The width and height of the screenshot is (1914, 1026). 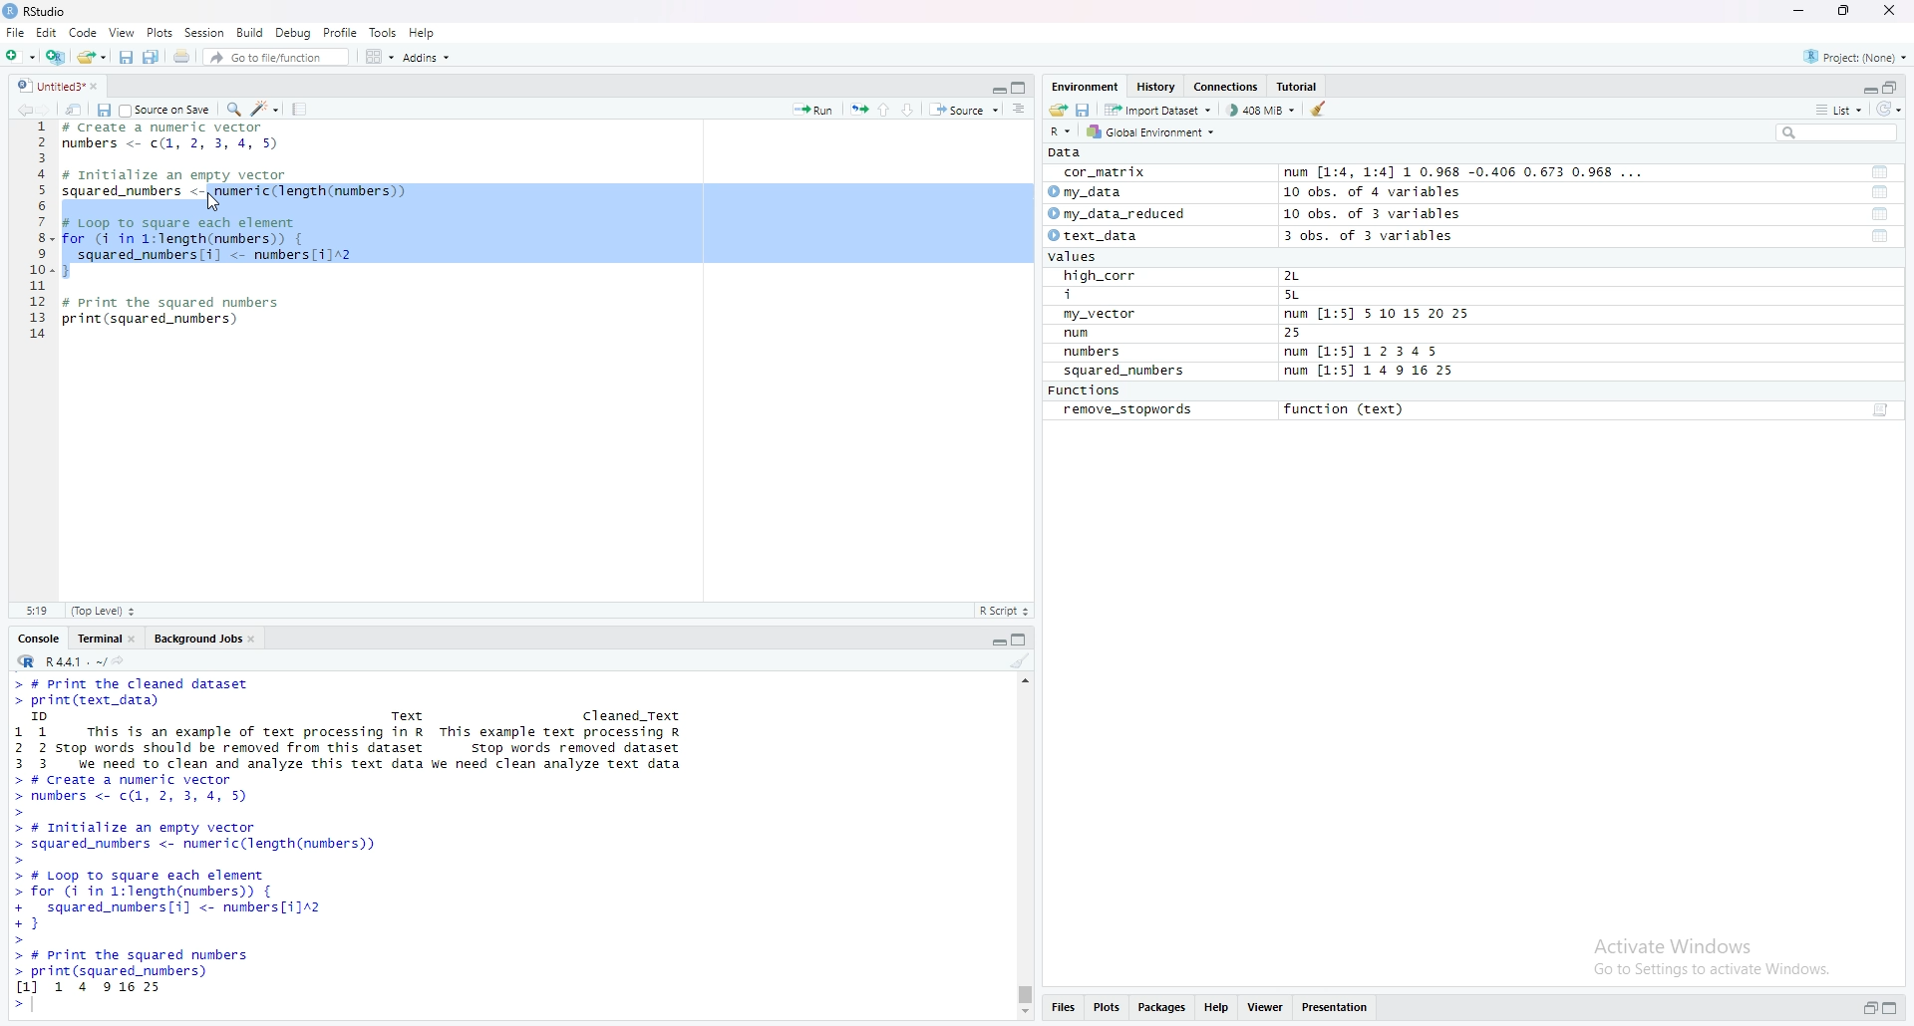 What do you see at coordinates (1062, 1010) in the screenshot?
I see `Files` at bounding box center [1062, 1010].